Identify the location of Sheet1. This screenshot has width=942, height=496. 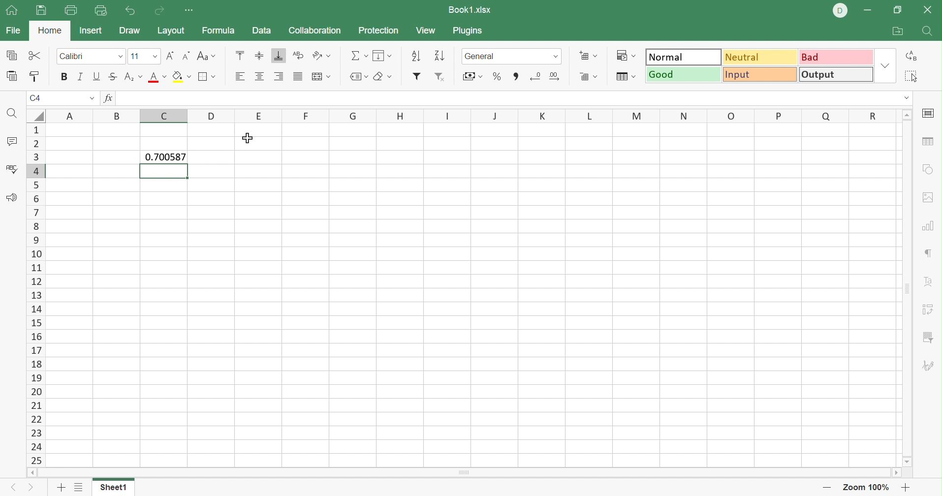
(113, 487).